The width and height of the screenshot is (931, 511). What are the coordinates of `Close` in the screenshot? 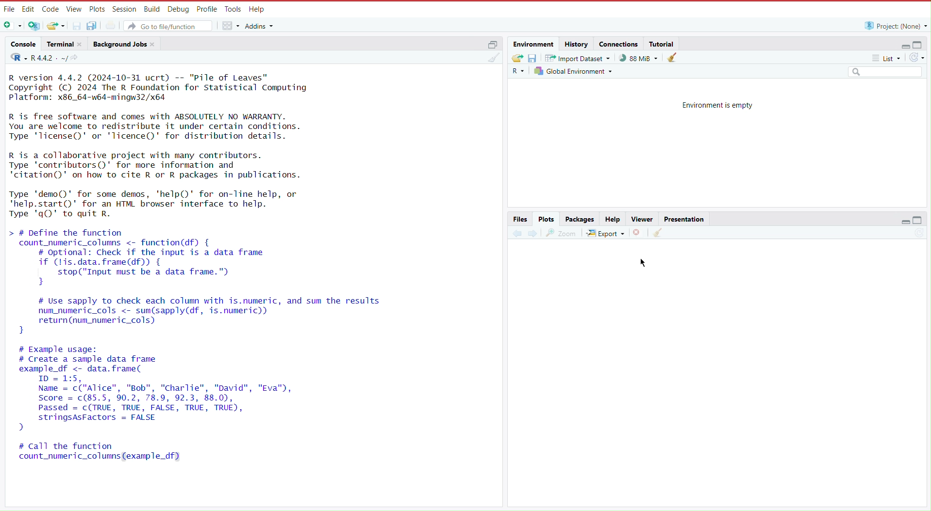 It's located at (638, 232).